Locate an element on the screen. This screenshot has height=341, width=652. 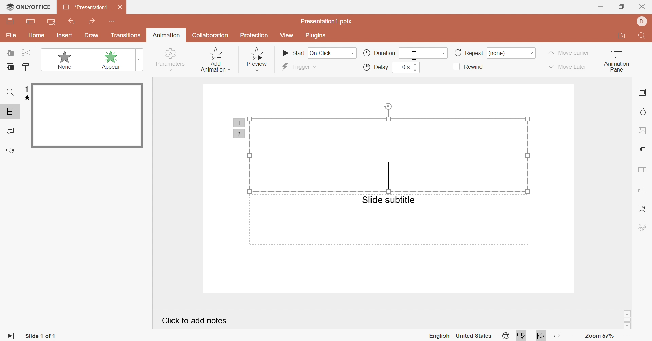
more animations is located at coordinates (138, 59).